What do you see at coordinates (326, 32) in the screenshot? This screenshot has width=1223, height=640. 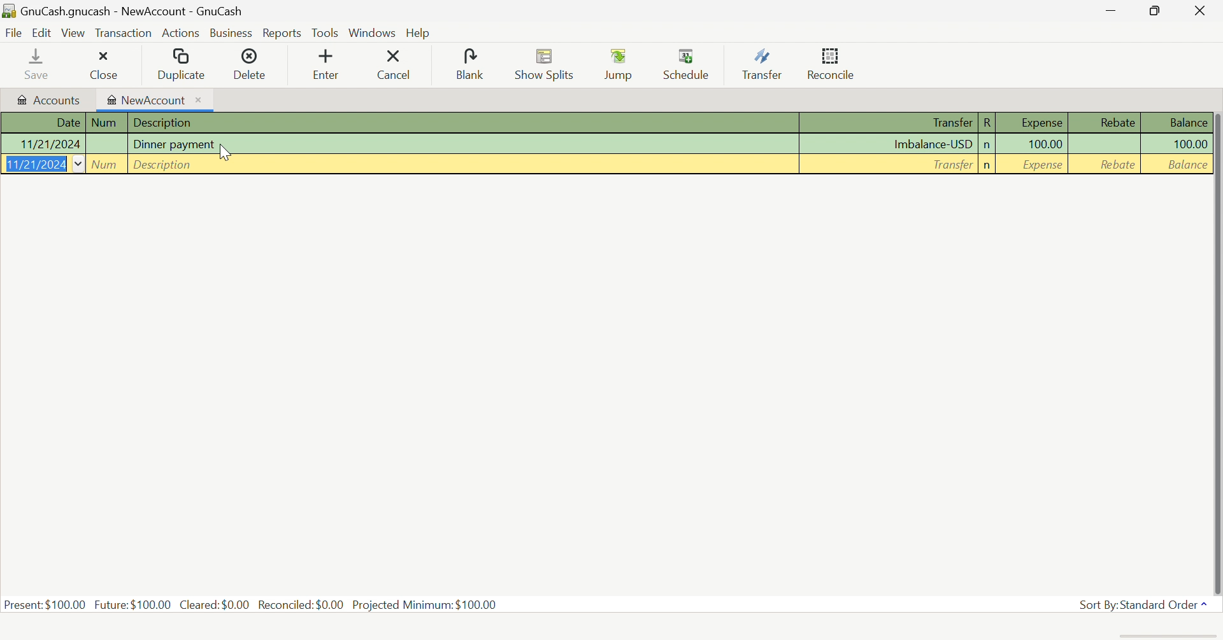 I see `Tools` at bounding box center [326, 32].